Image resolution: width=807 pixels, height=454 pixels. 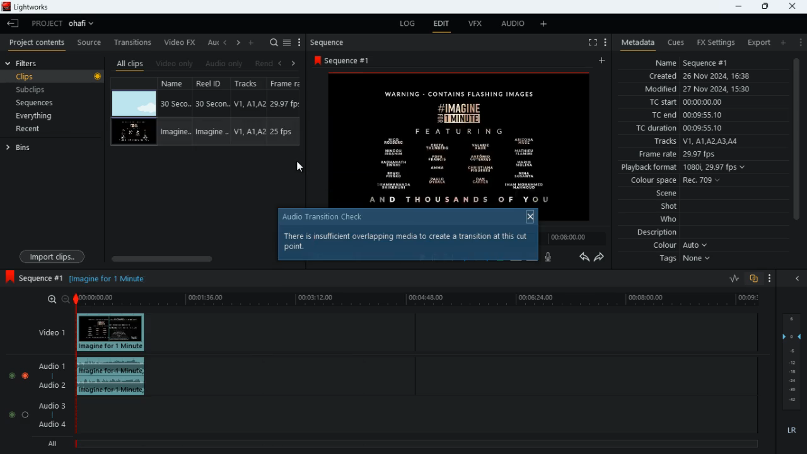 What do you see at coordinates (9, 414) in the screenshot?
I see `toggle` at bounding box center [9, 414].